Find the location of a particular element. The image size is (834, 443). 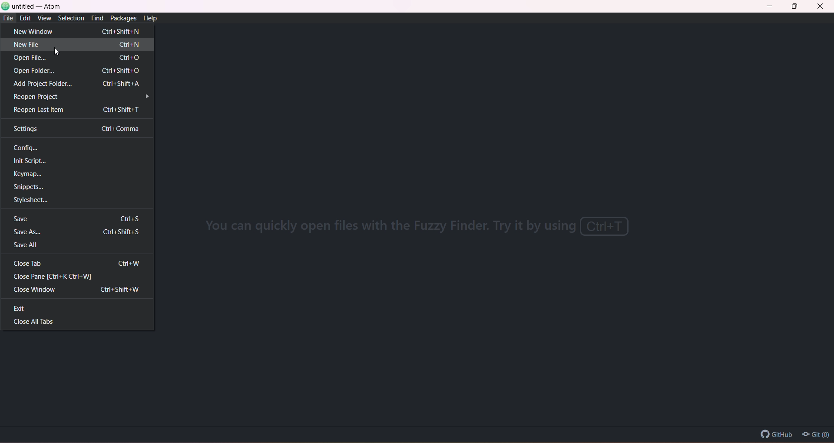

Minimize is located at coordinates (773, 7).